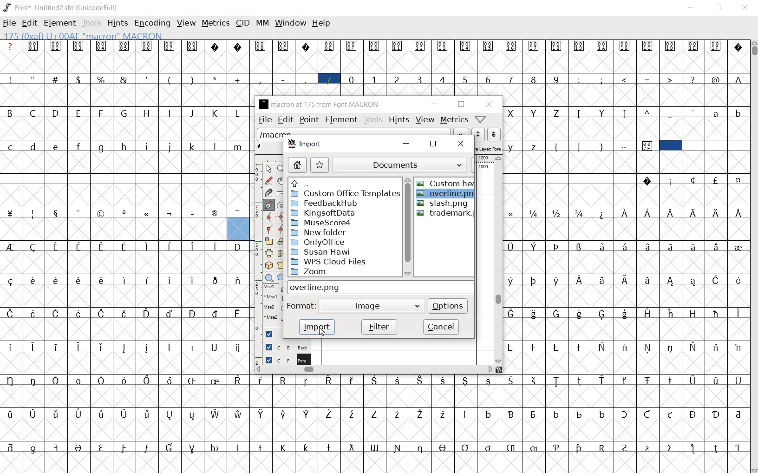 The width and height of the screenshot is (758, 473). I want to click on d, so click(33, 146).